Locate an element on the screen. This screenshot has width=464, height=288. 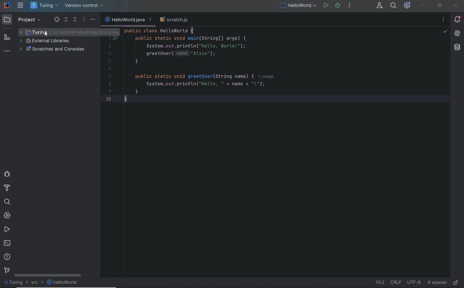
debug is located at coordinates (338, 6).